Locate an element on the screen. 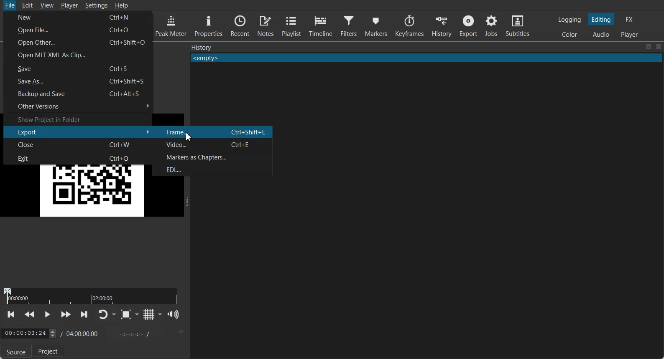 The height and width of the screenshot is (359, 664). Drop down box is located at coordinates (160, 314).